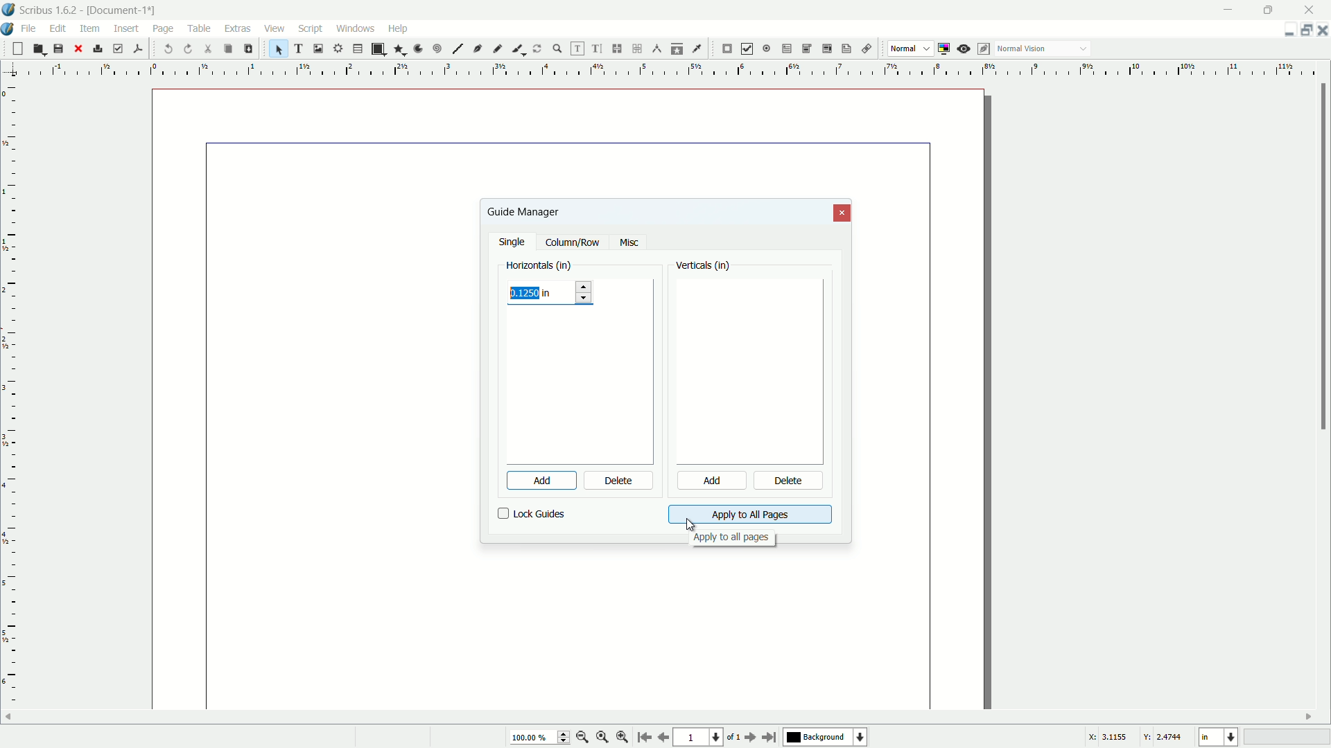 This screenshot has width=1331, height=748. Describe the element at coordinates (514, 243) in the screenshot. I see `single` at that location.